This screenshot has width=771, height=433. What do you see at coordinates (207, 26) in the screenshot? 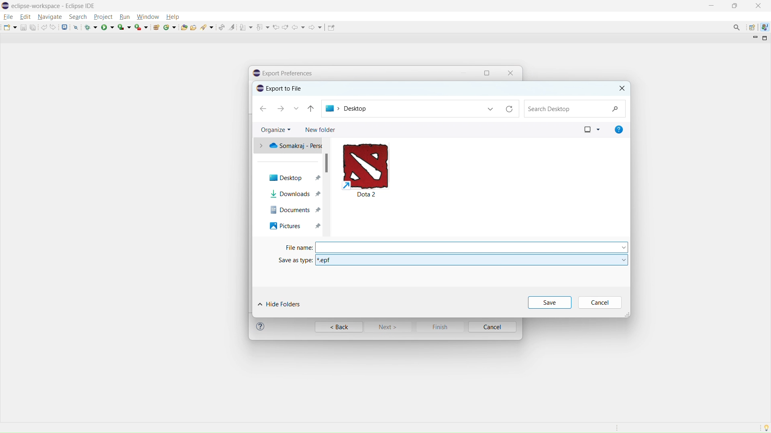
I see `search` at bounding box center [207, 26].